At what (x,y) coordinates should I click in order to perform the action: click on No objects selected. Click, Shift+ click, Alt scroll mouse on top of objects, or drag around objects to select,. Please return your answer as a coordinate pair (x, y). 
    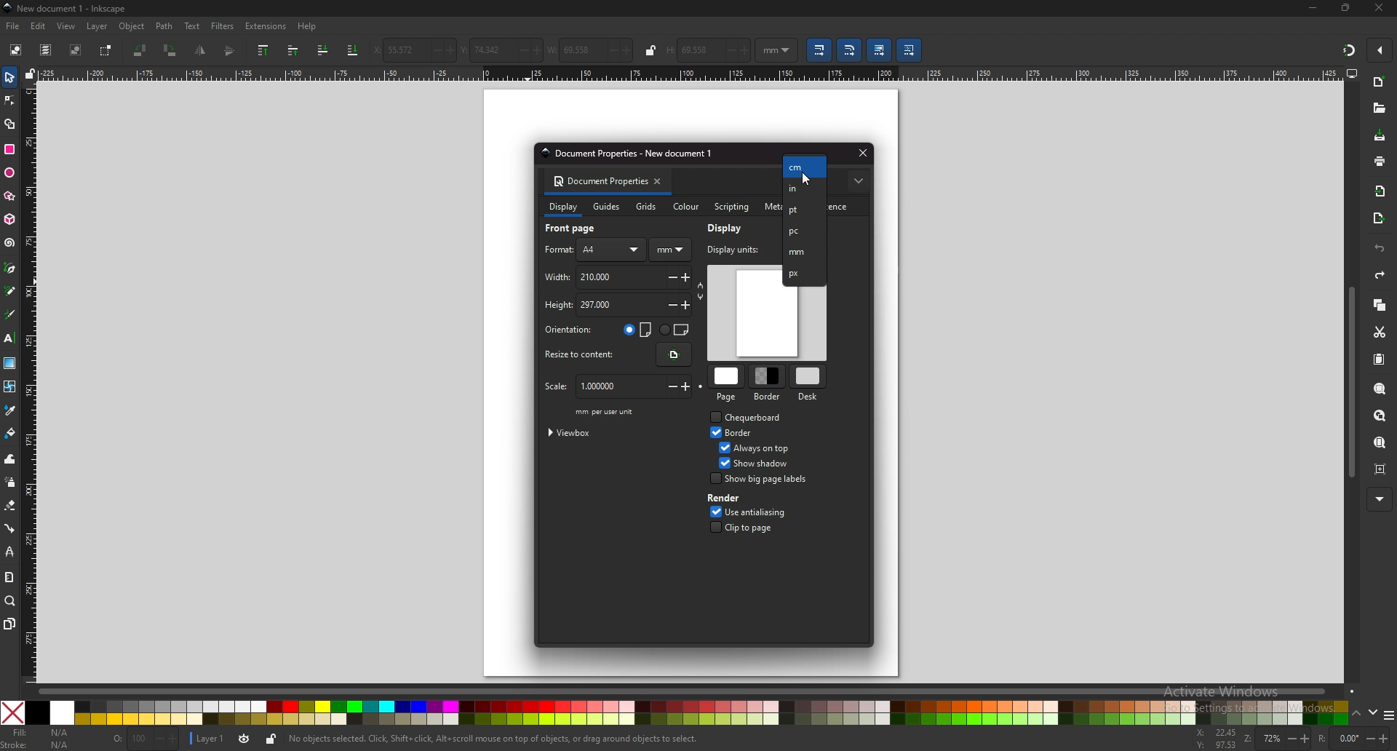
    Looking at the image, I should click on (508, 739).